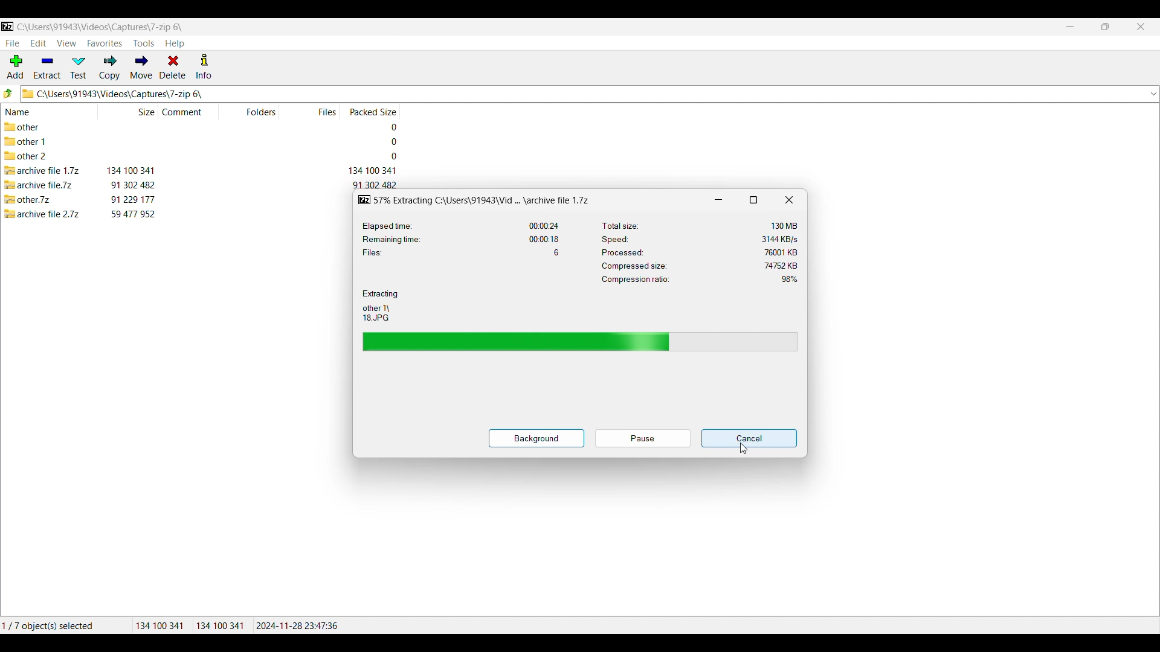 The width and height of the screenshot is (1160, 652). Describe the element at coordinates (718, 199) in the screenshot. I see `Minimize window` at that location.